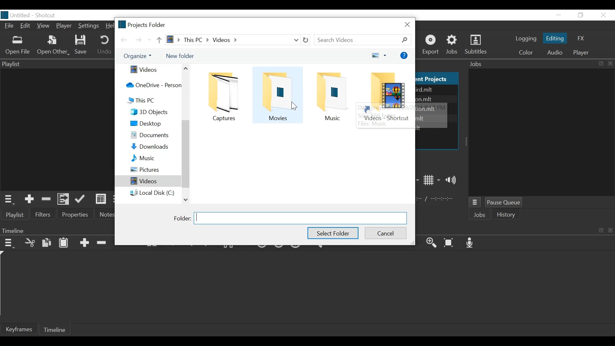  What do you see at coordinates (508, 215) in the screenshot?
I see `istory` at bounding box center [508, 215].